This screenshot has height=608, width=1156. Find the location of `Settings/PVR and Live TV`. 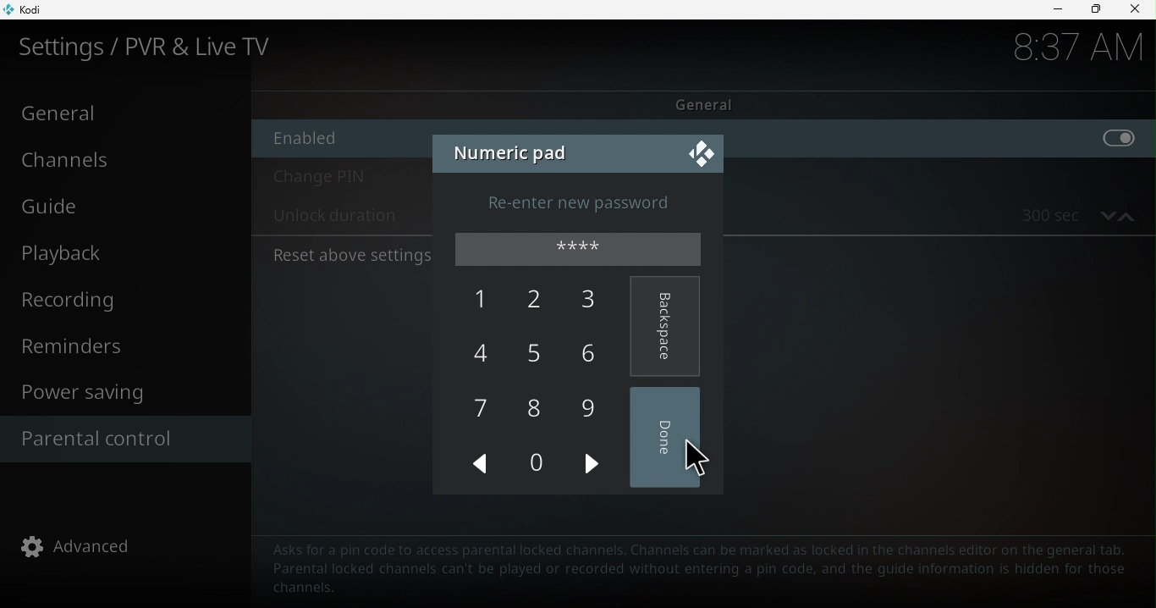

Settings/PVR and Live TV is located at coordinates (158, 47).